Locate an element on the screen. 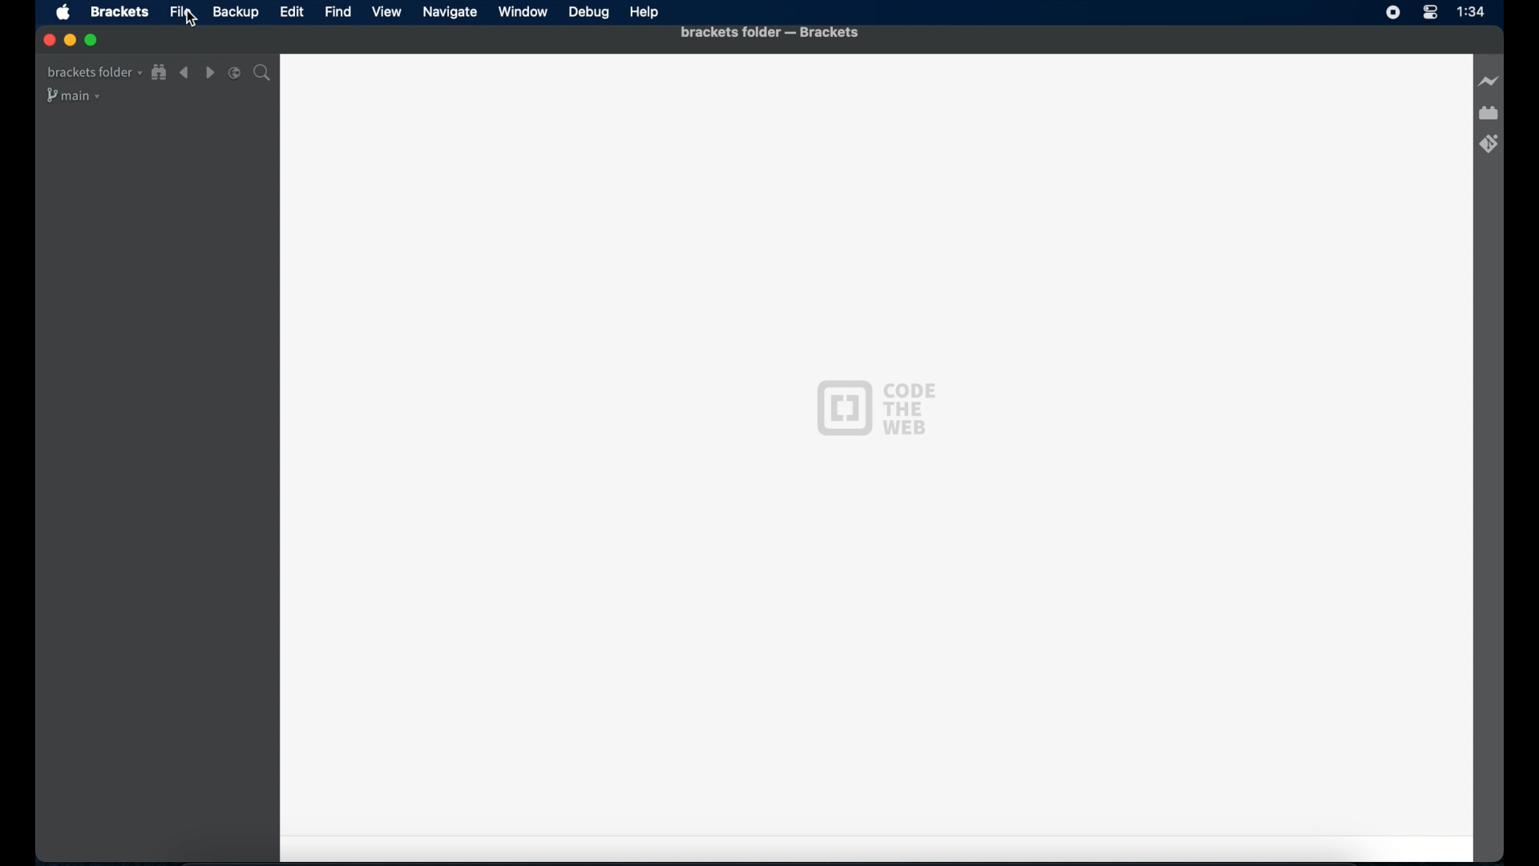 The image size is (1539, 866). Split editor vertical or horizontal is located at coordinates (235, 74).